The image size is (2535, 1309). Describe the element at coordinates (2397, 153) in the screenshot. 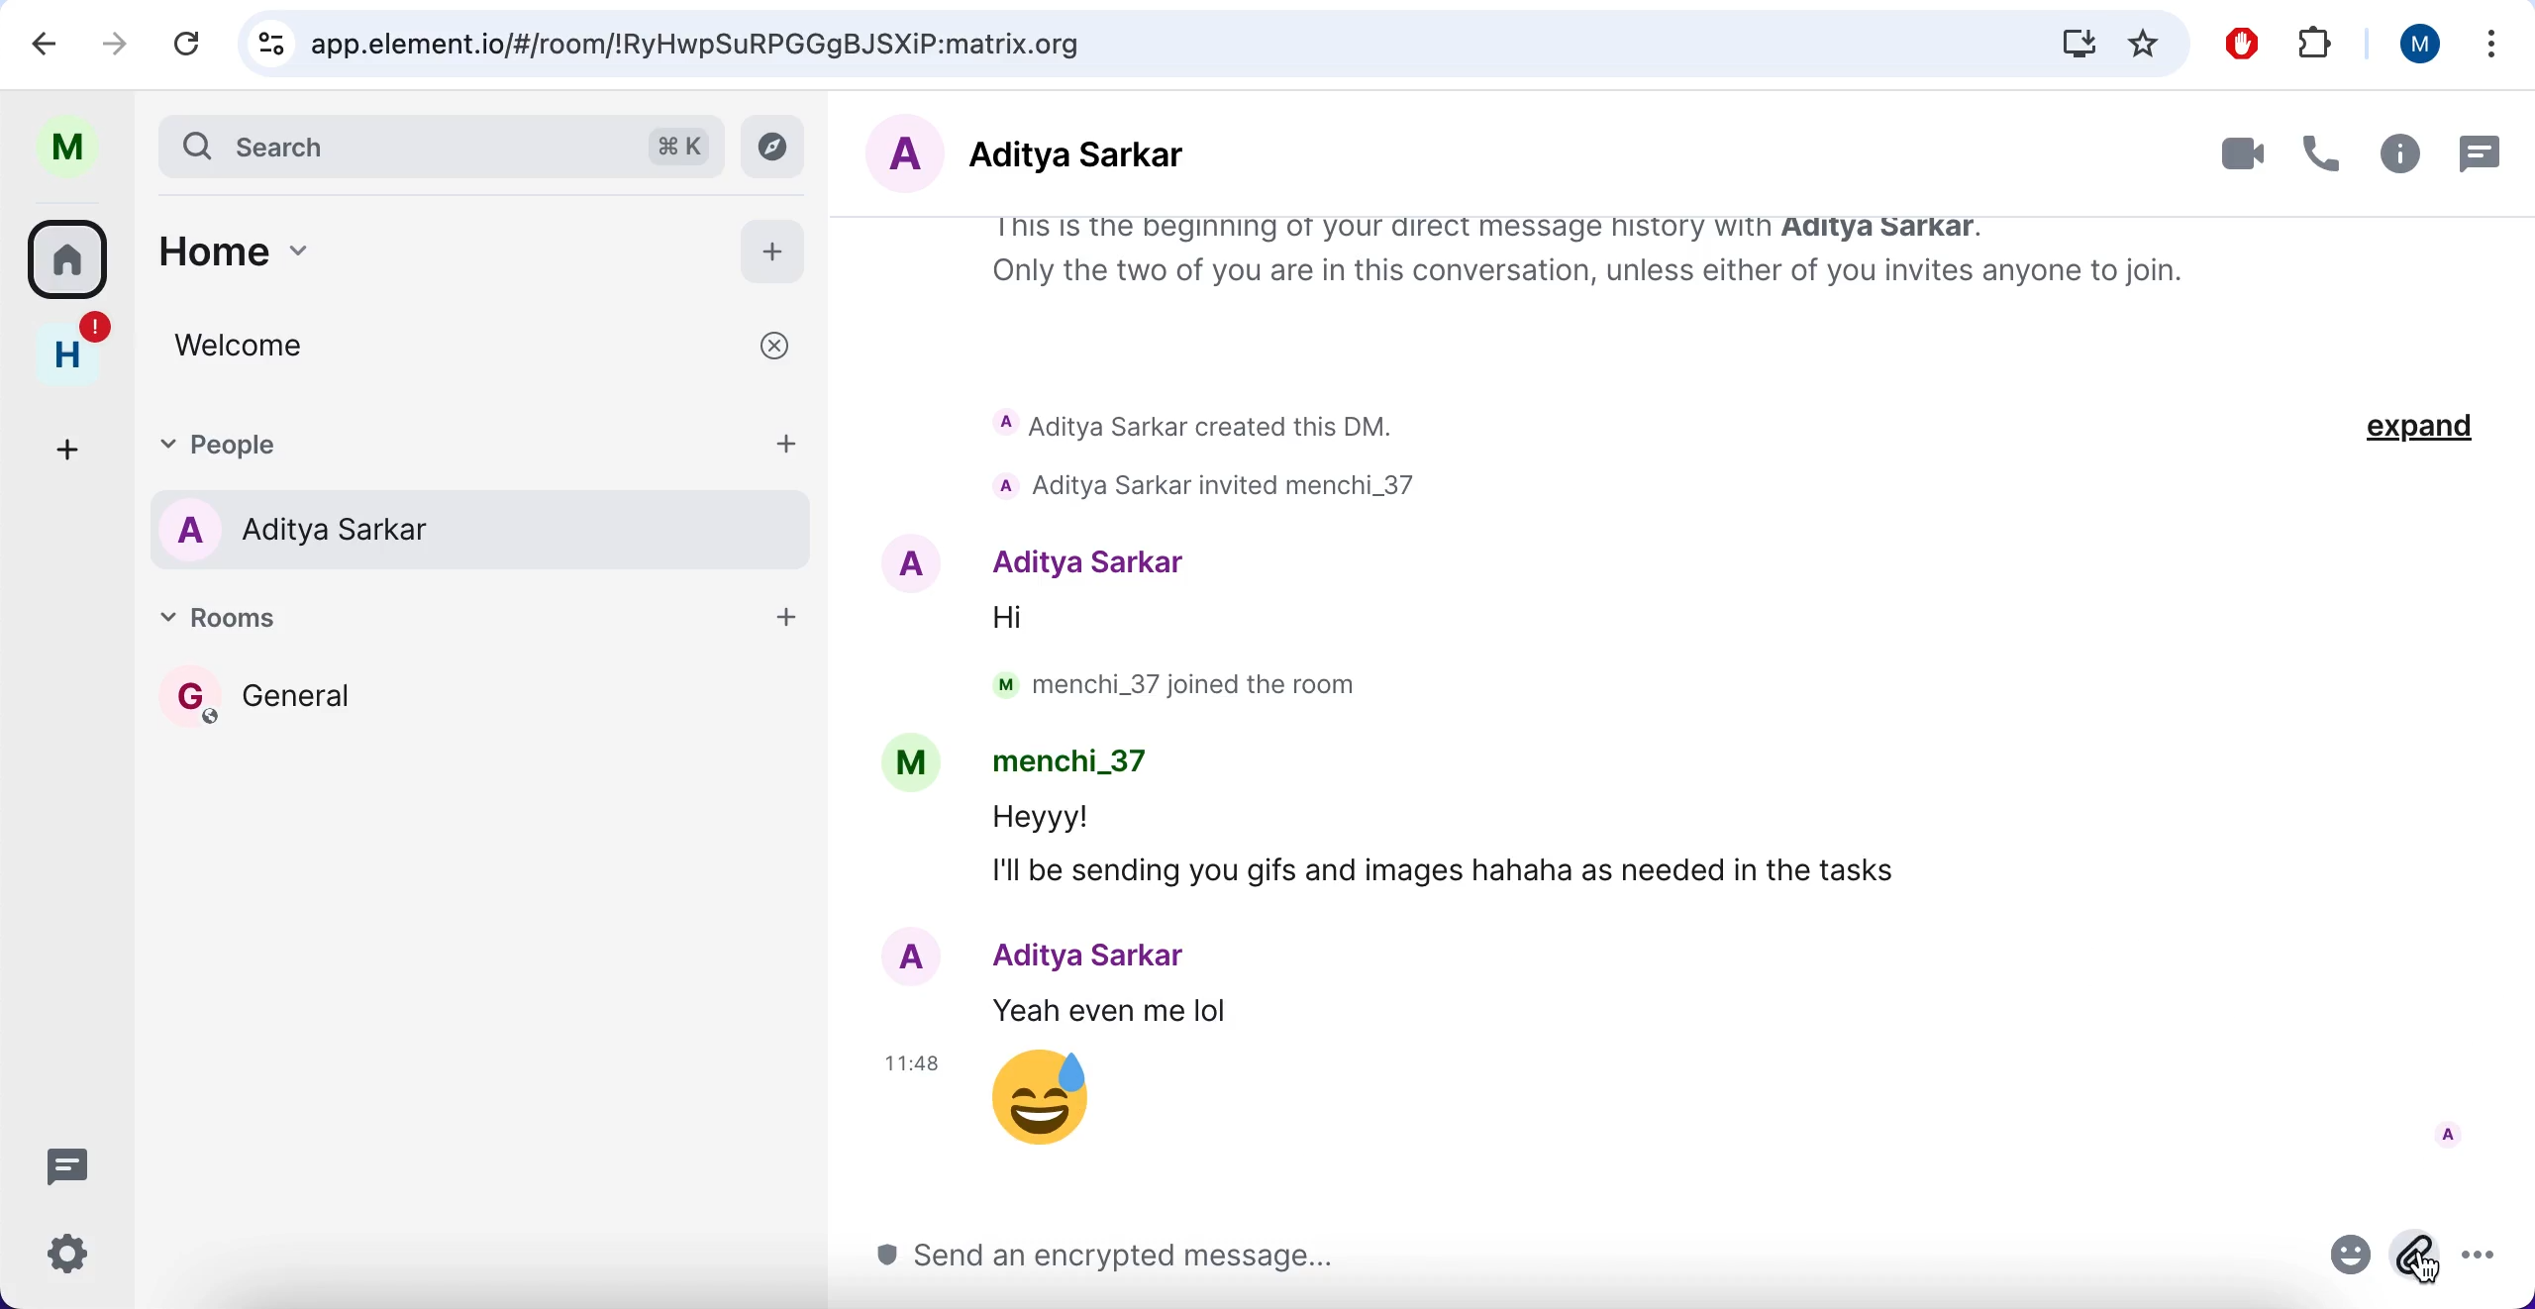

I see `information` at that location.